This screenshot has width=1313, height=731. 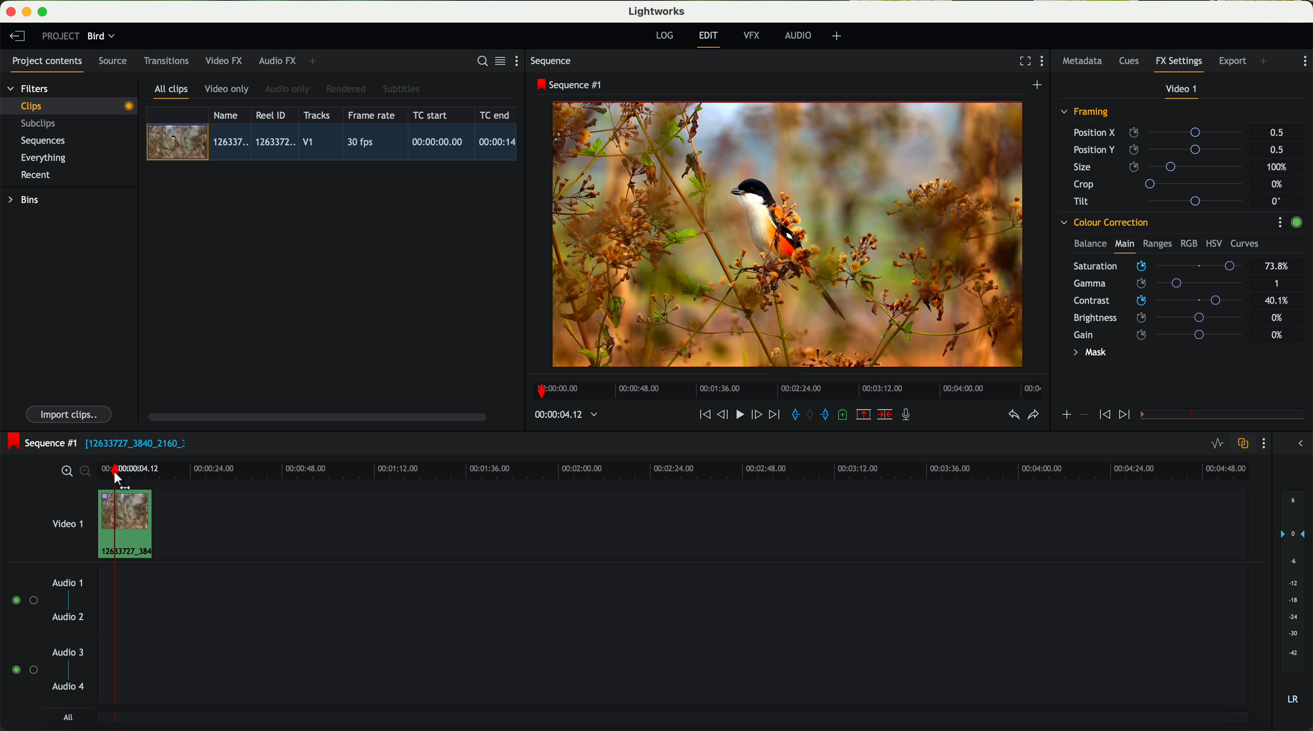 What do you see at coordinates (758, 415) in the screenshot?
I see `nudge one frame foward` at bounding box center [758, 415].